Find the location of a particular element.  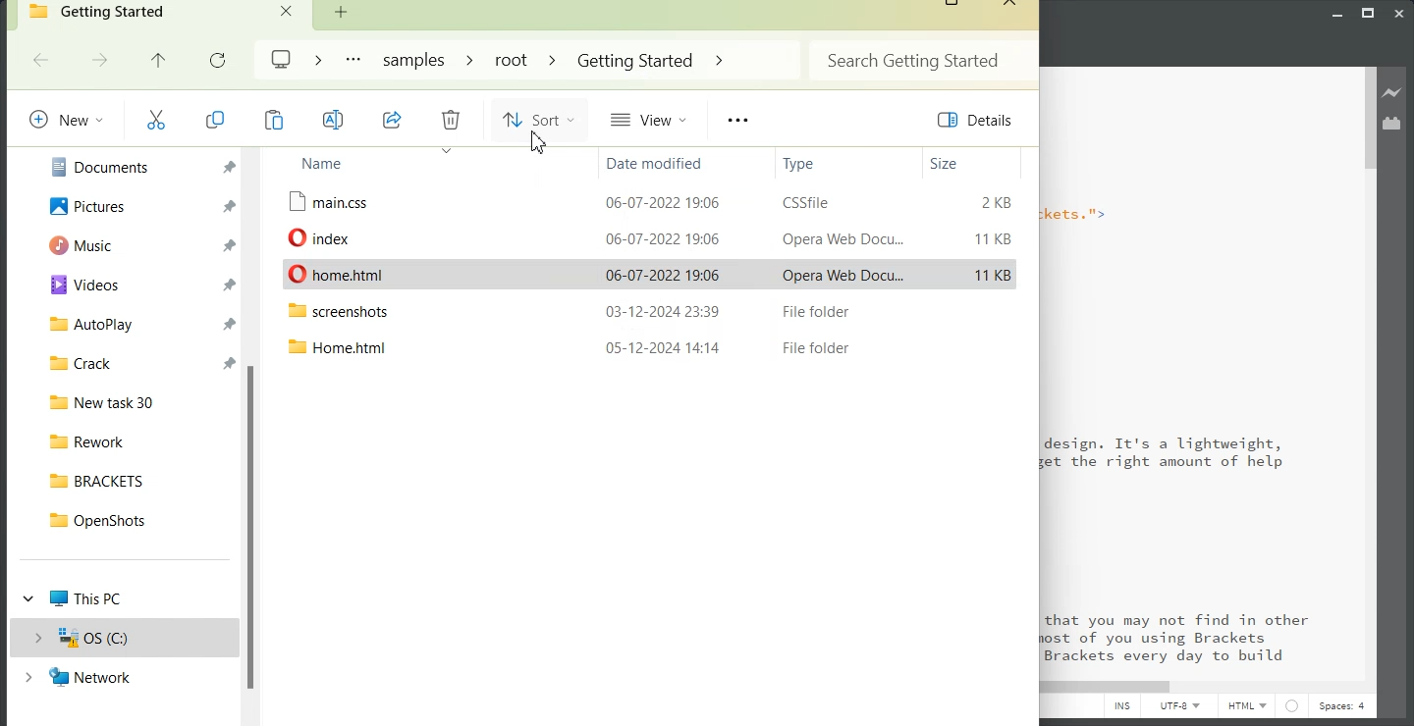

Documents is located at coordinates (134, 165).